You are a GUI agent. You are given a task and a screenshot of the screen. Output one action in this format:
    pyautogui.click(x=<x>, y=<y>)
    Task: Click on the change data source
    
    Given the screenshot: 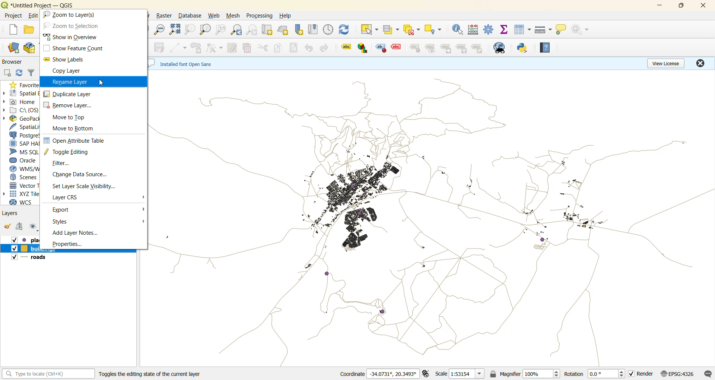 What is the action you would take?
    pyautogui.click(x=79, y=173)
    